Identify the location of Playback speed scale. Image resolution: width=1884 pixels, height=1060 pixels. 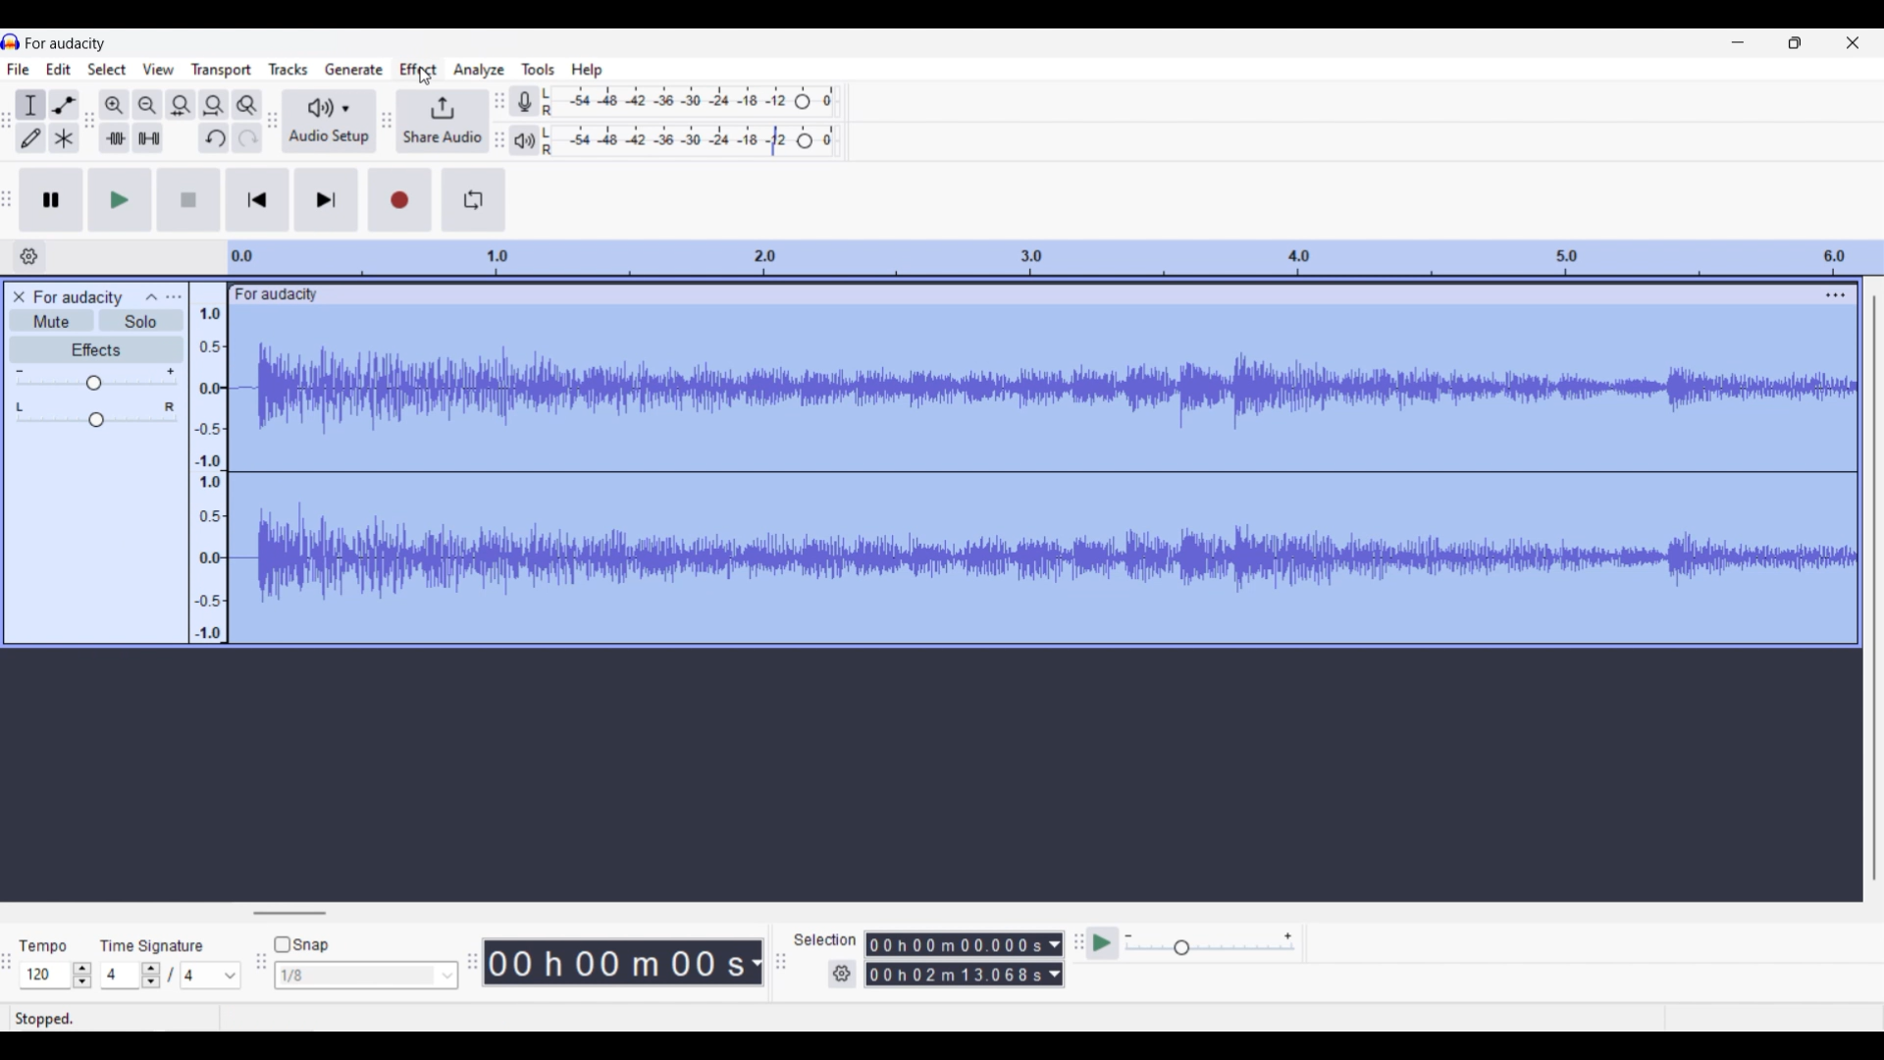
(1209, 945).